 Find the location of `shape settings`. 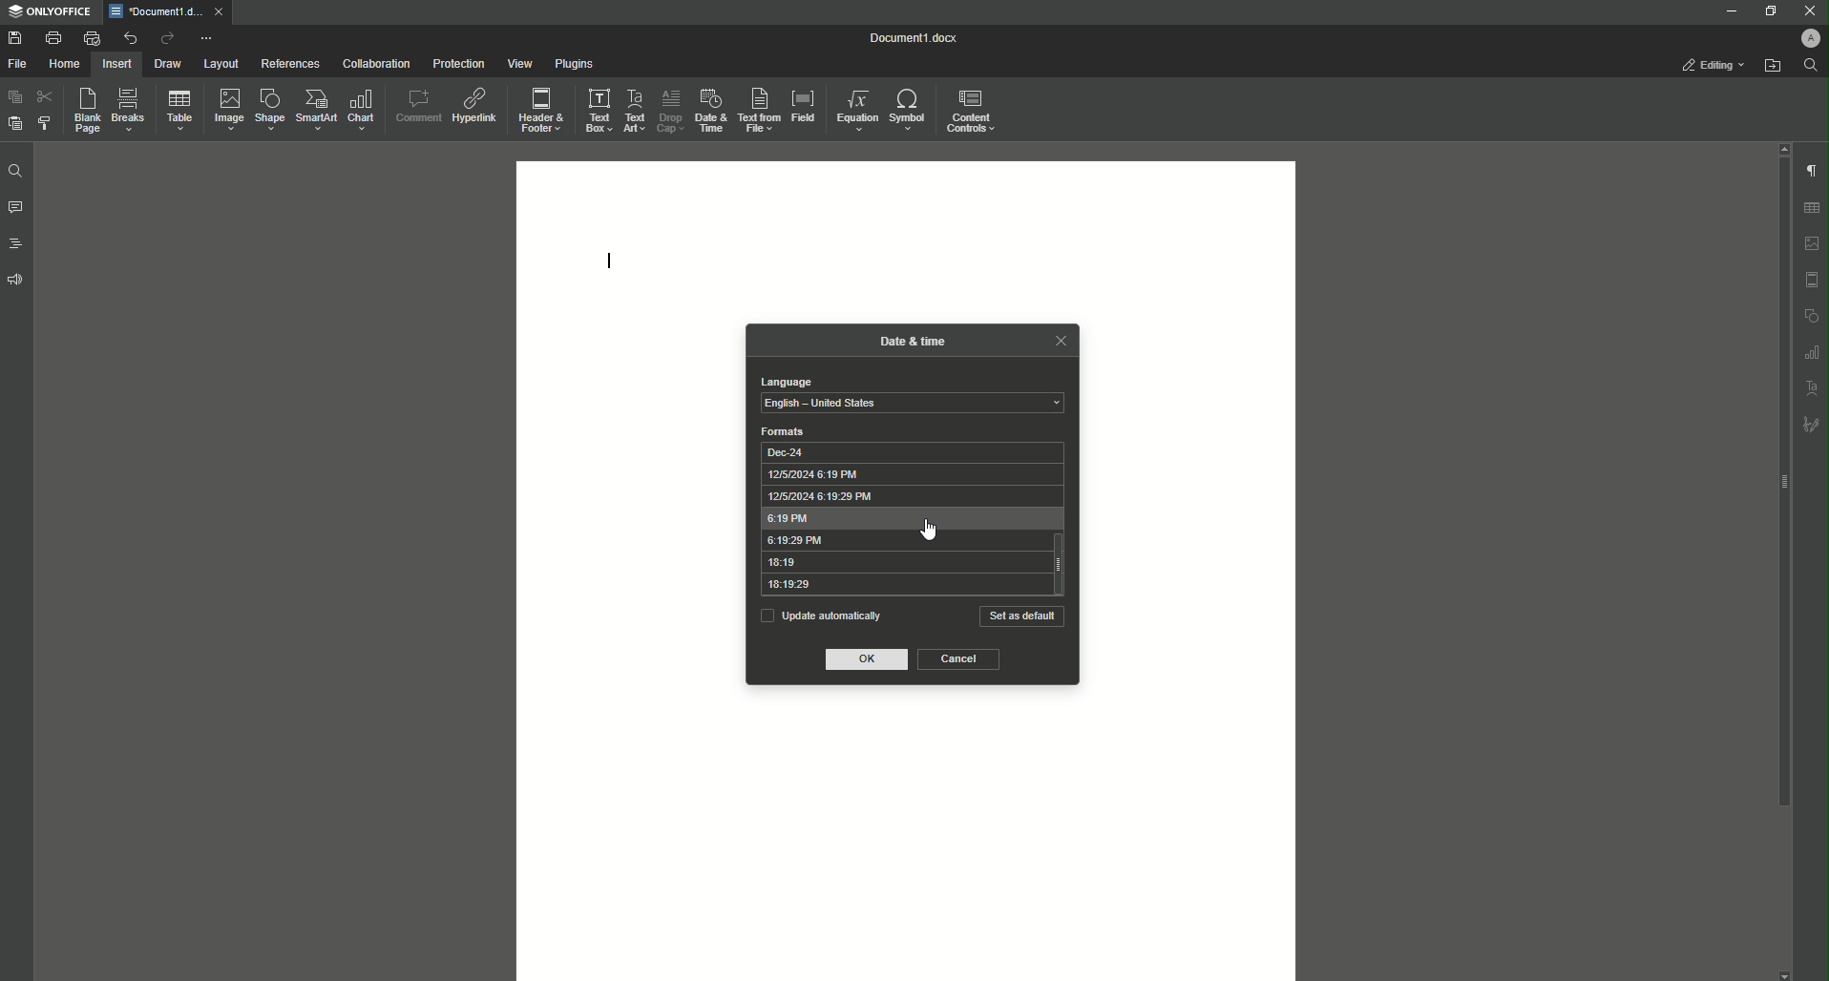

shape settings is located at coordinates (1811, 314).